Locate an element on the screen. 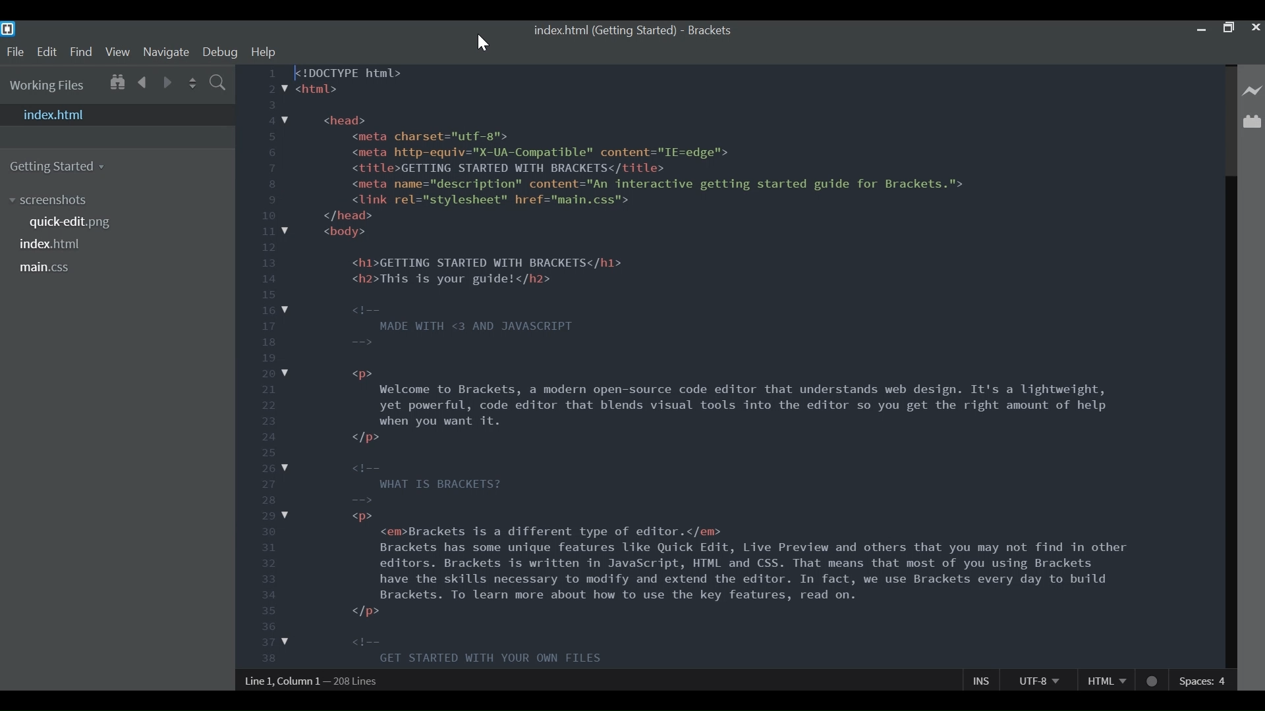 The width and height of the screenshot is (1265, 711). quick-png File name is located at coordinates (72, 223).